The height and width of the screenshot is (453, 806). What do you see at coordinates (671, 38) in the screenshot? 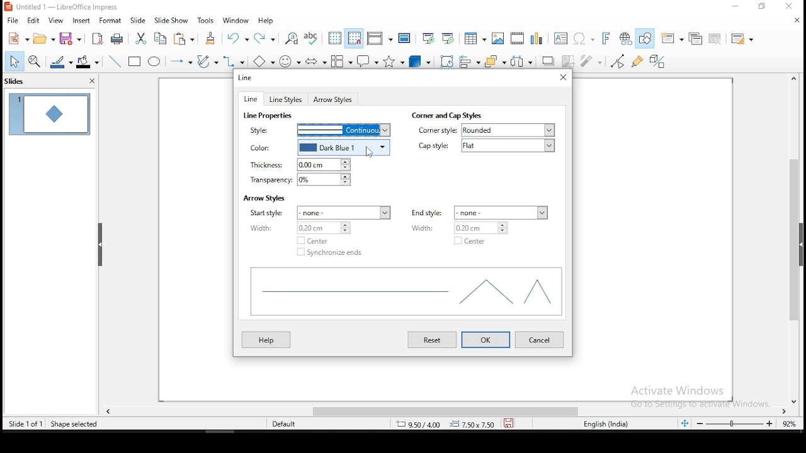
I see `new slide` at bounding box center [671, 38].